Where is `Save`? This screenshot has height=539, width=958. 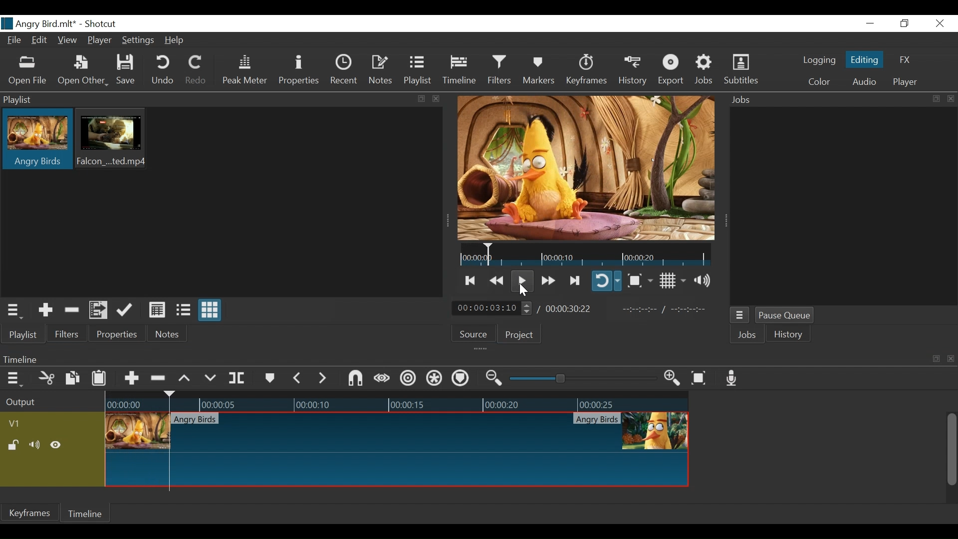
Save is located at coordinates (129, 71).